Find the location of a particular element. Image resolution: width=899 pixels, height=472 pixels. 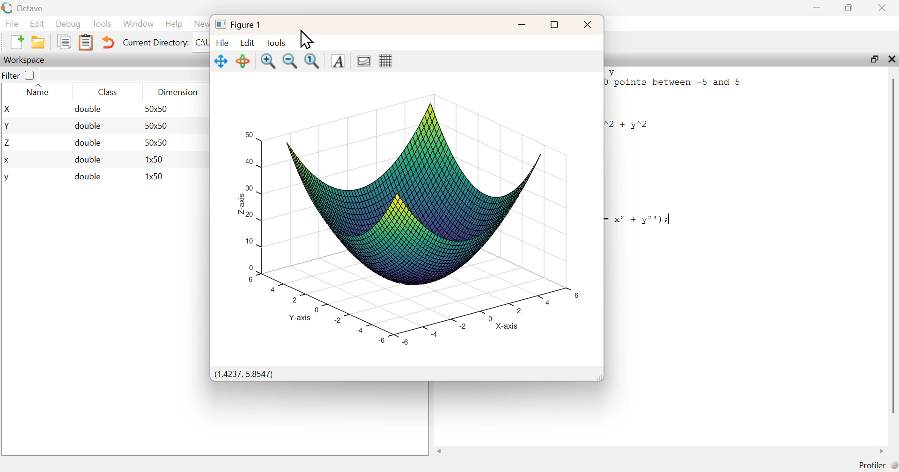

(1.4237, 5.8547) is located at coordinates (243, 375).